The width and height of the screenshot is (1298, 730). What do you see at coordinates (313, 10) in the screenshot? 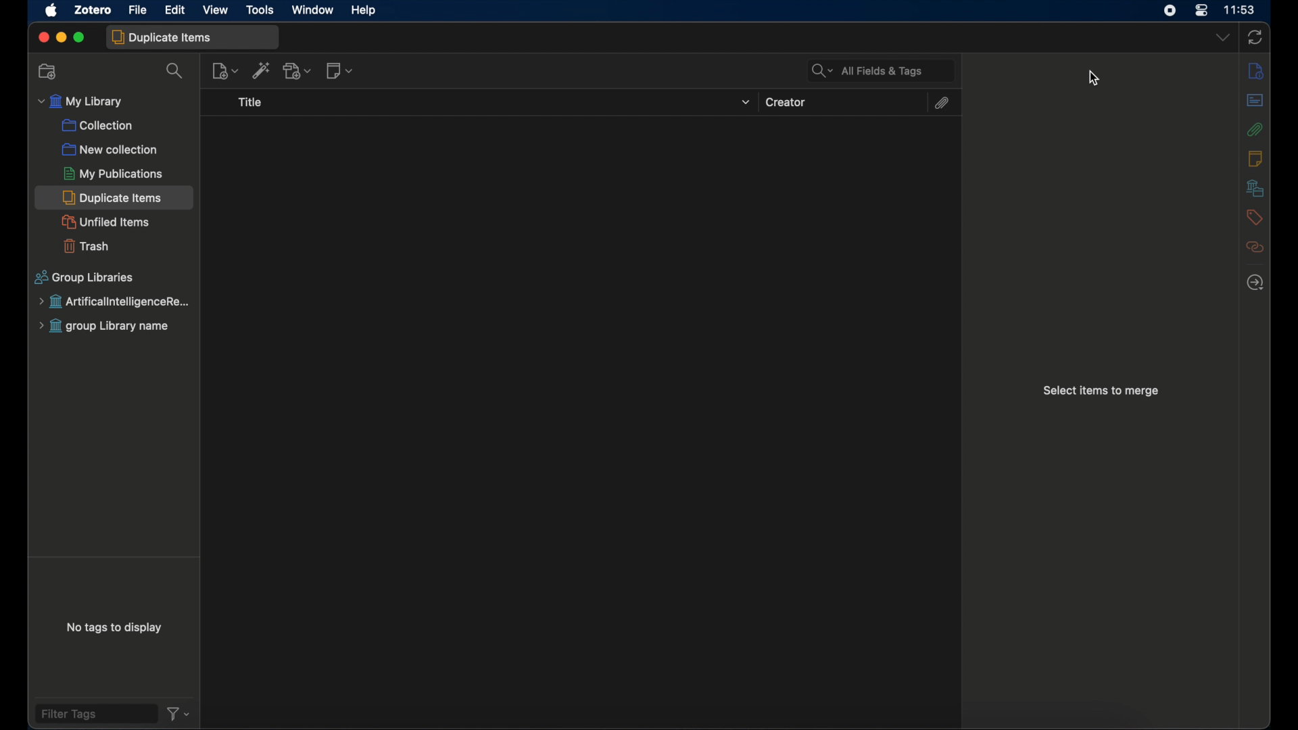
I see `window` at bounding box center [313, 10].